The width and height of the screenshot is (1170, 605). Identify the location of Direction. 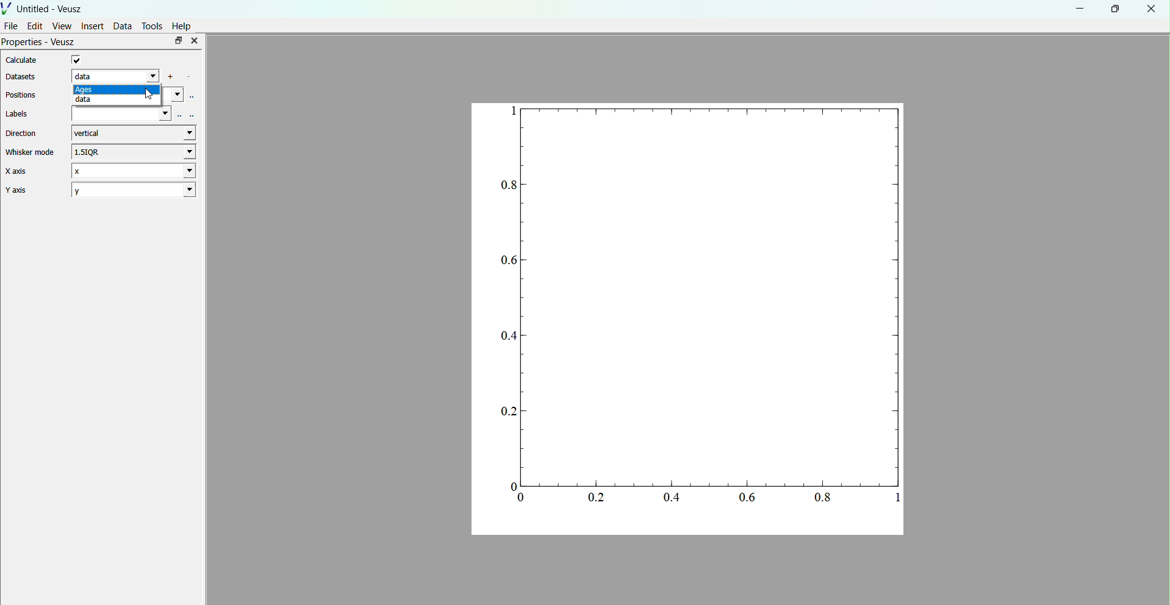
(27, 133).